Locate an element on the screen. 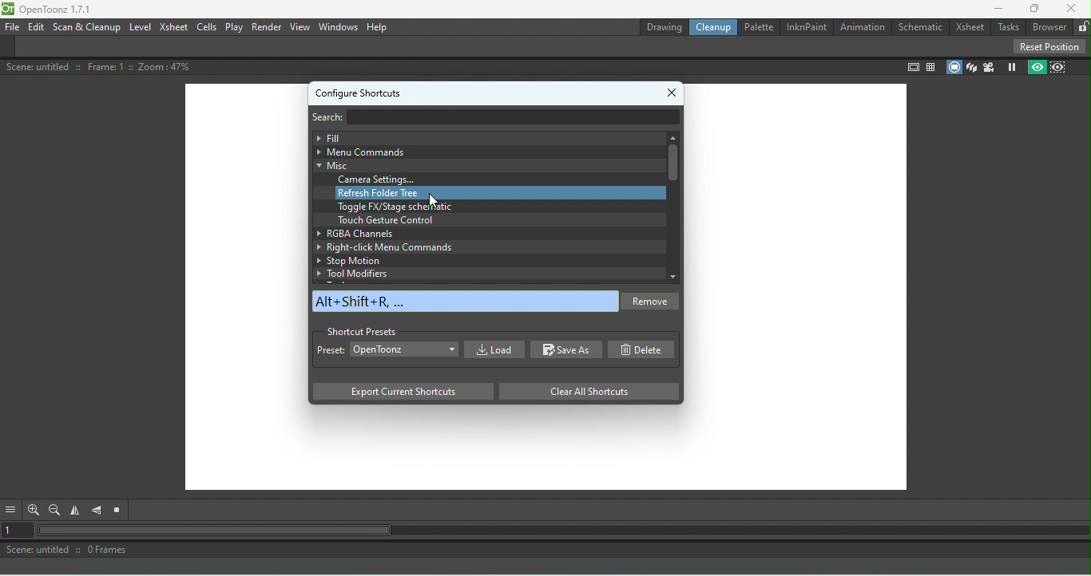 Image resolution: width=1091 pixels, height=576 pixels. Refresh folder tree is located at coordinates (500, 193).